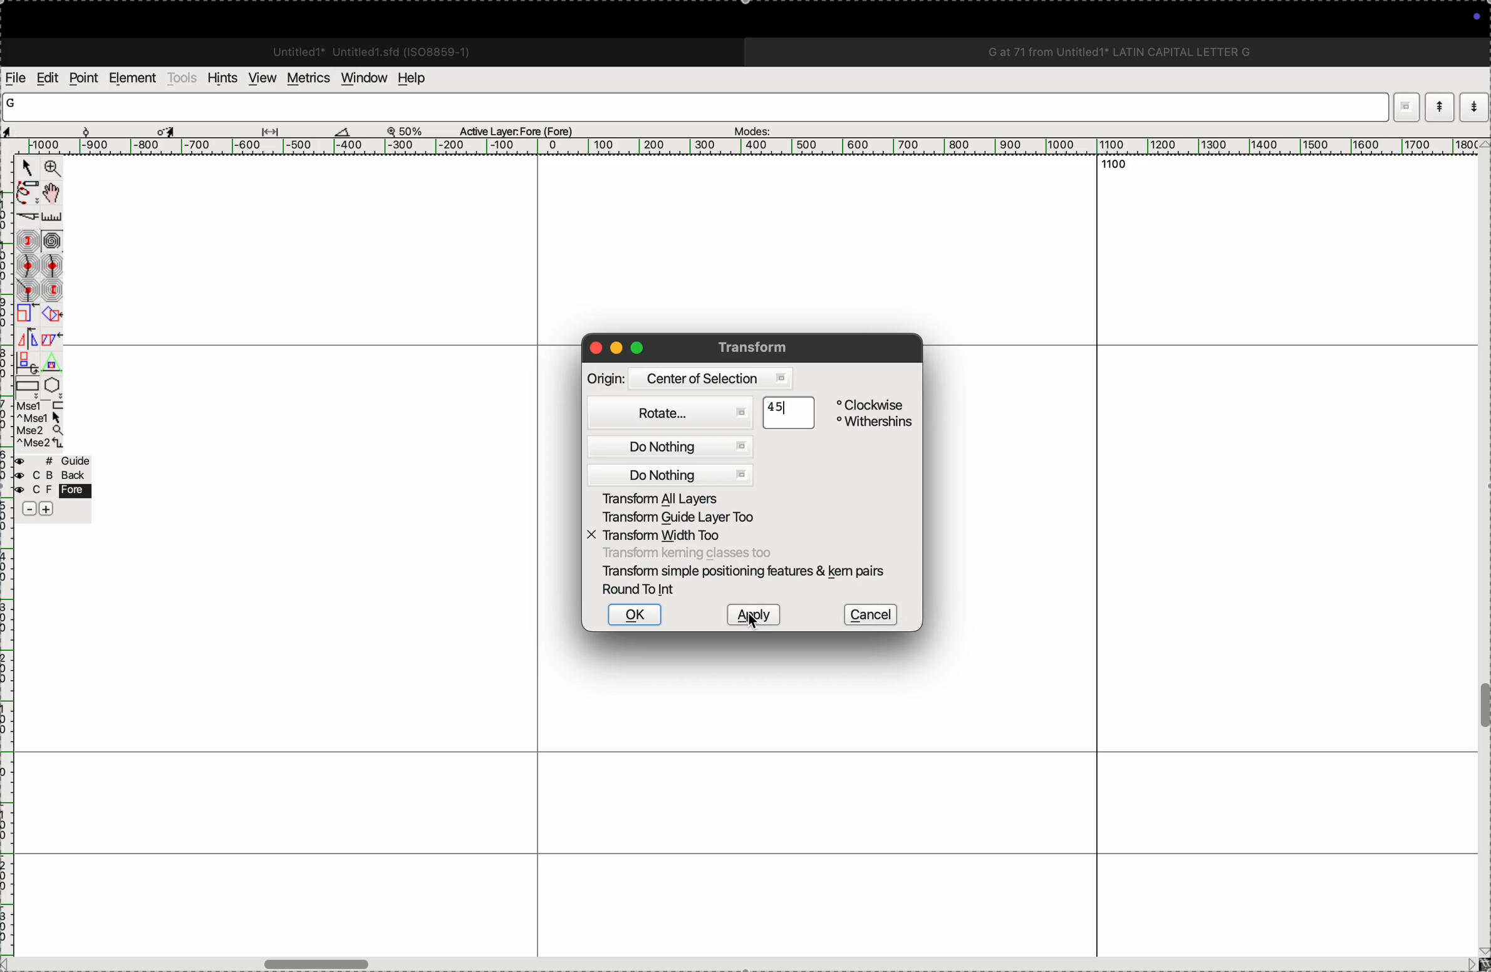  I want to click on apply, so click(752, 613).